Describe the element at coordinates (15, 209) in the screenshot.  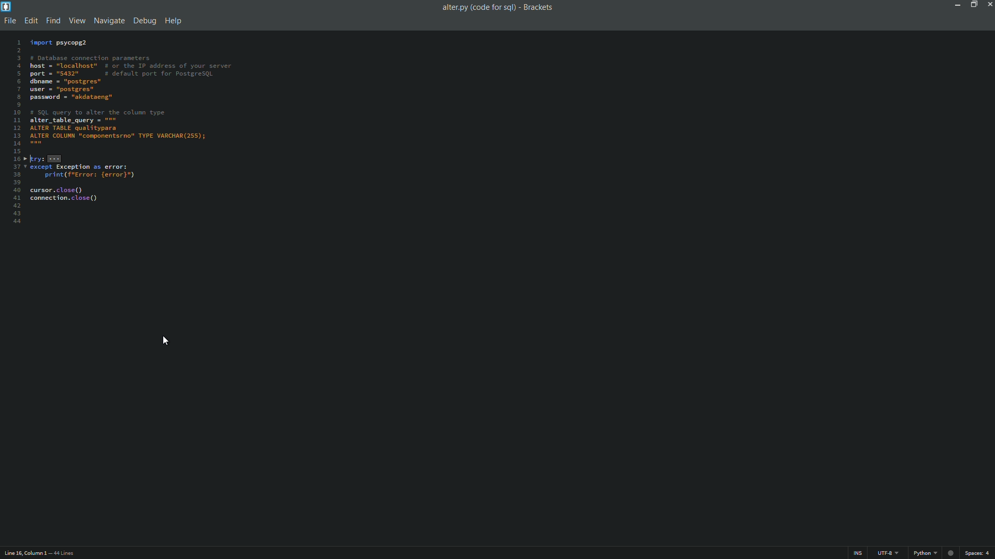
I see `line numbers` at that location.